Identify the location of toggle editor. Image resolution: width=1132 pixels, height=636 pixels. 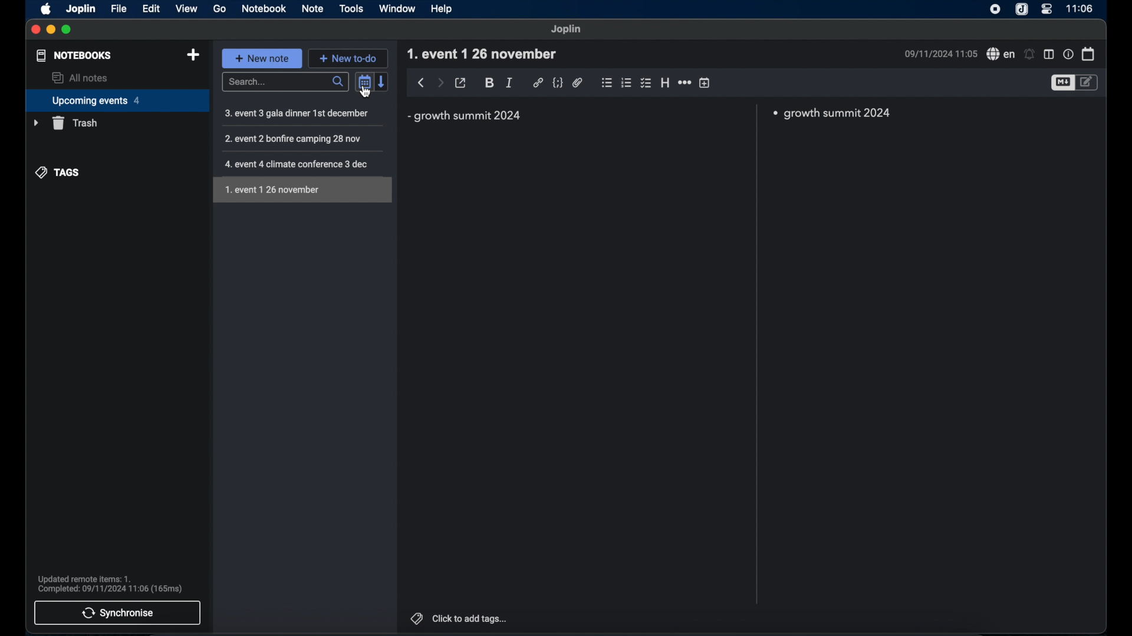
(1062, 84).